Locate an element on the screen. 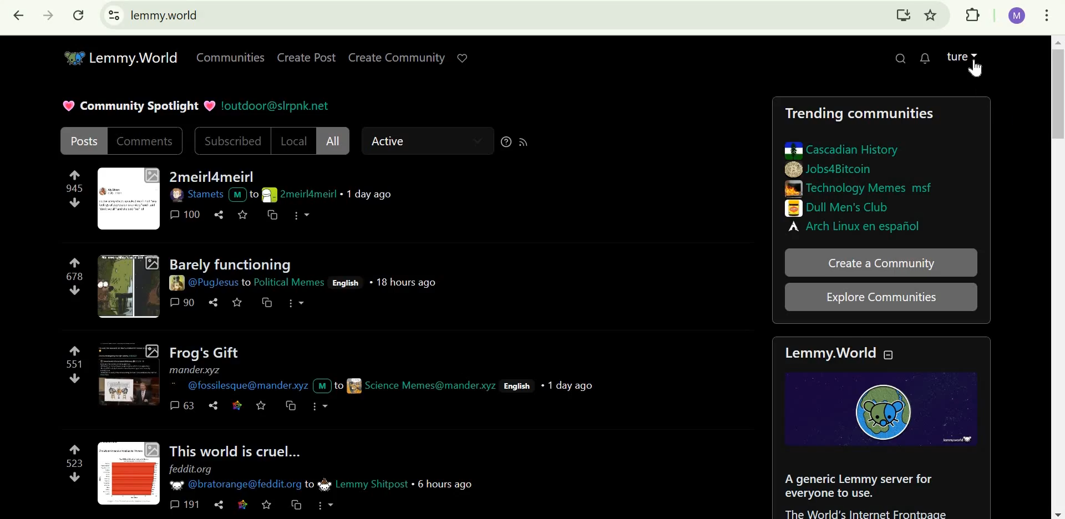  18 hours ago is located at coordinates (405, 283).